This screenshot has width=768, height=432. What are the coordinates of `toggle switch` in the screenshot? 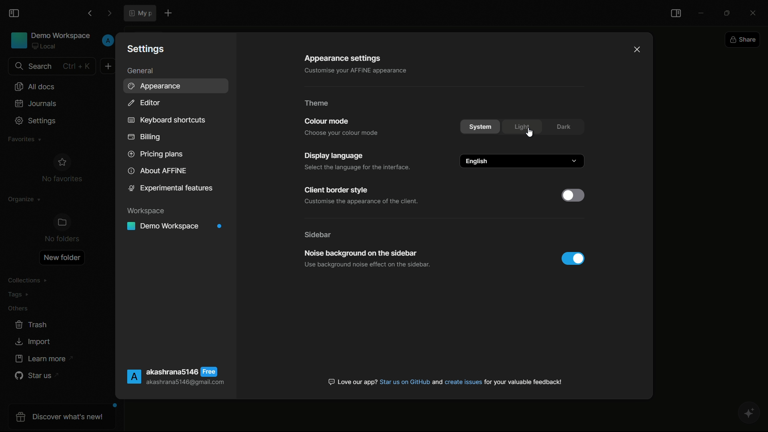 It's located at (573, 195).